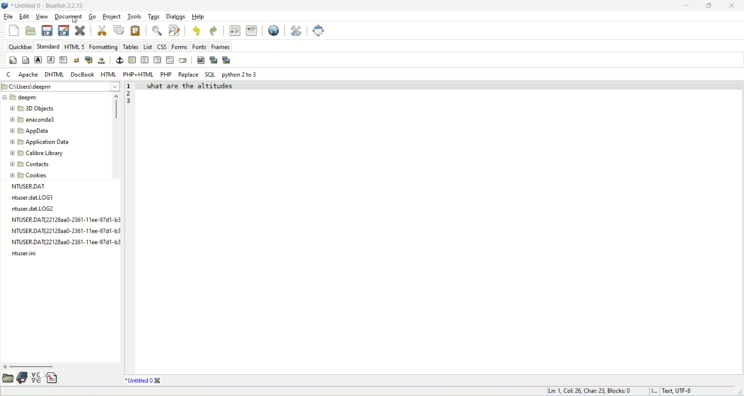 The width and height of the screenshot is (744, 396). Describe the element at coordinates (119, 60) in the screenshot. I see `anchor/hyperlink` at that location.